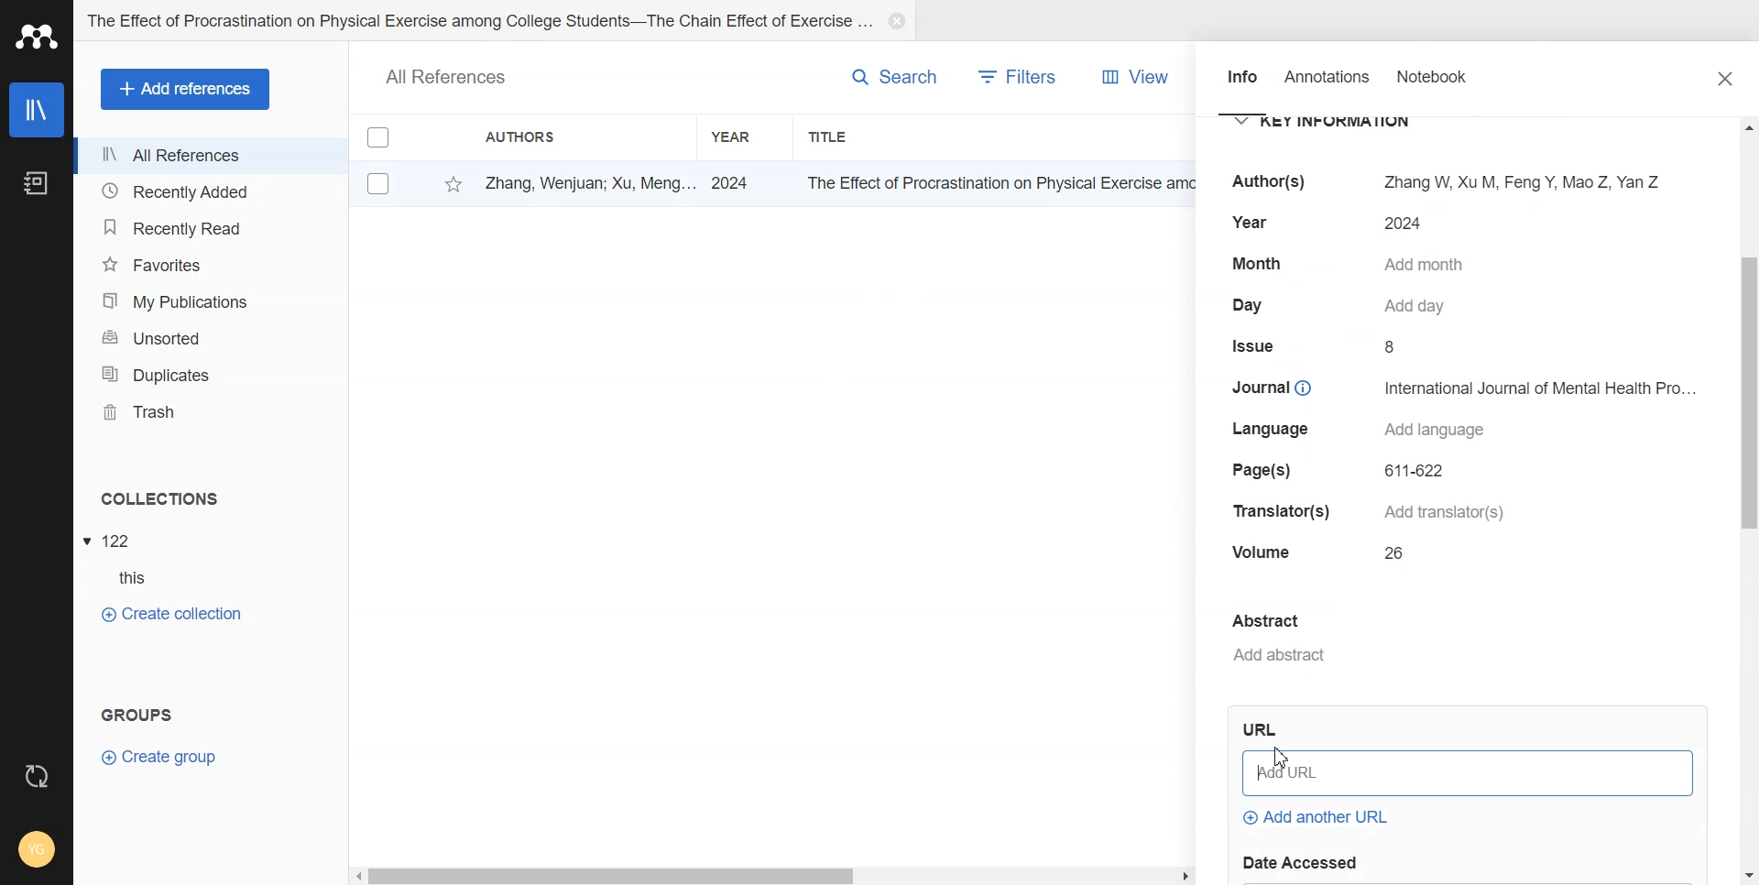 Image resolution: width=1759 pixels, height=885 pixels. I want to click on Year, so click(745, 136).